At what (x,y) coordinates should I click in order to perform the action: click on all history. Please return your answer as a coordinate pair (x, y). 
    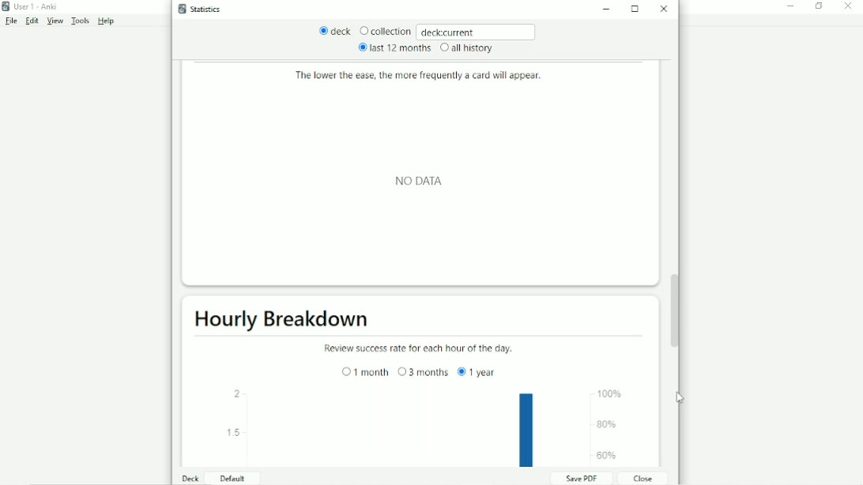
    Looking at the image, I should click on (465, 48).